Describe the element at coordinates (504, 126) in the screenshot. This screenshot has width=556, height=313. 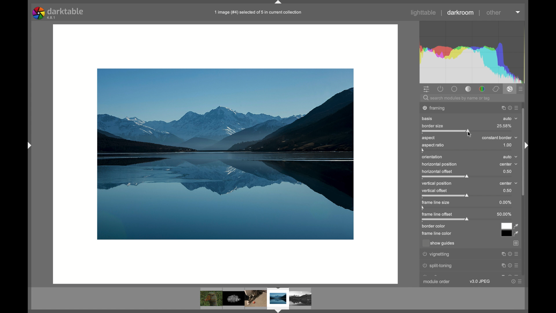
I see `25.58%` at that location.